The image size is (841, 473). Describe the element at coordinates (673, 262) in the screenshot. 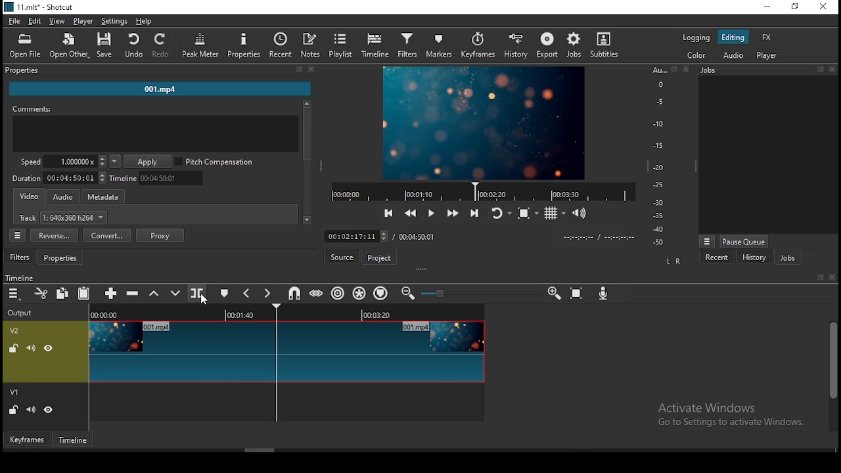

I see `L R` at that location.